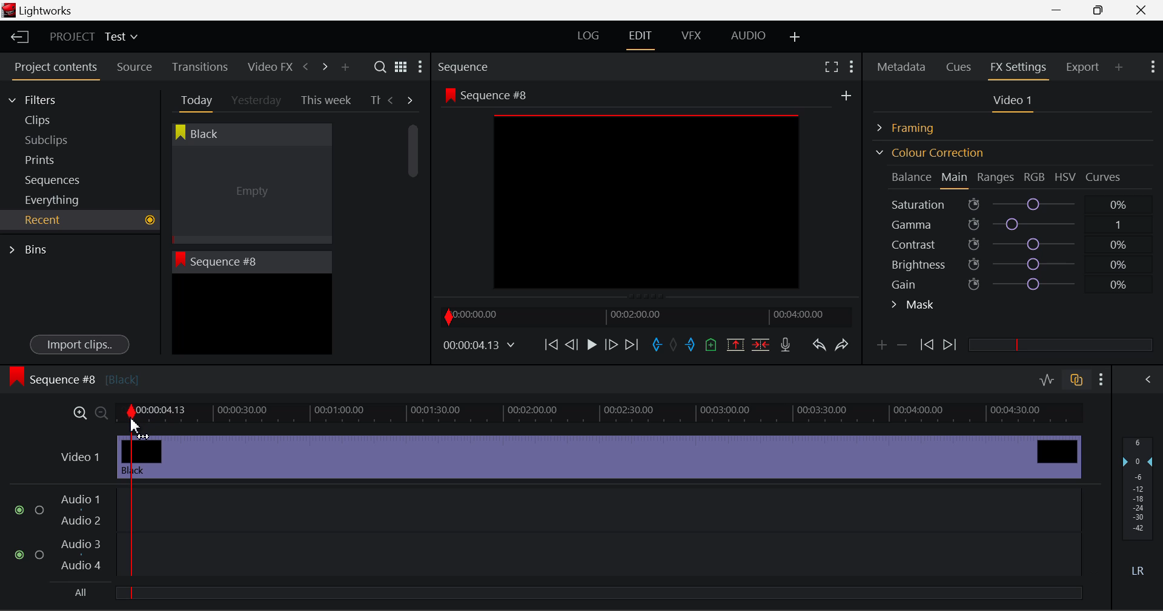  Describe the element at coordinates (1084, 67) in the screenshot. I see `Export Panel` at that location.